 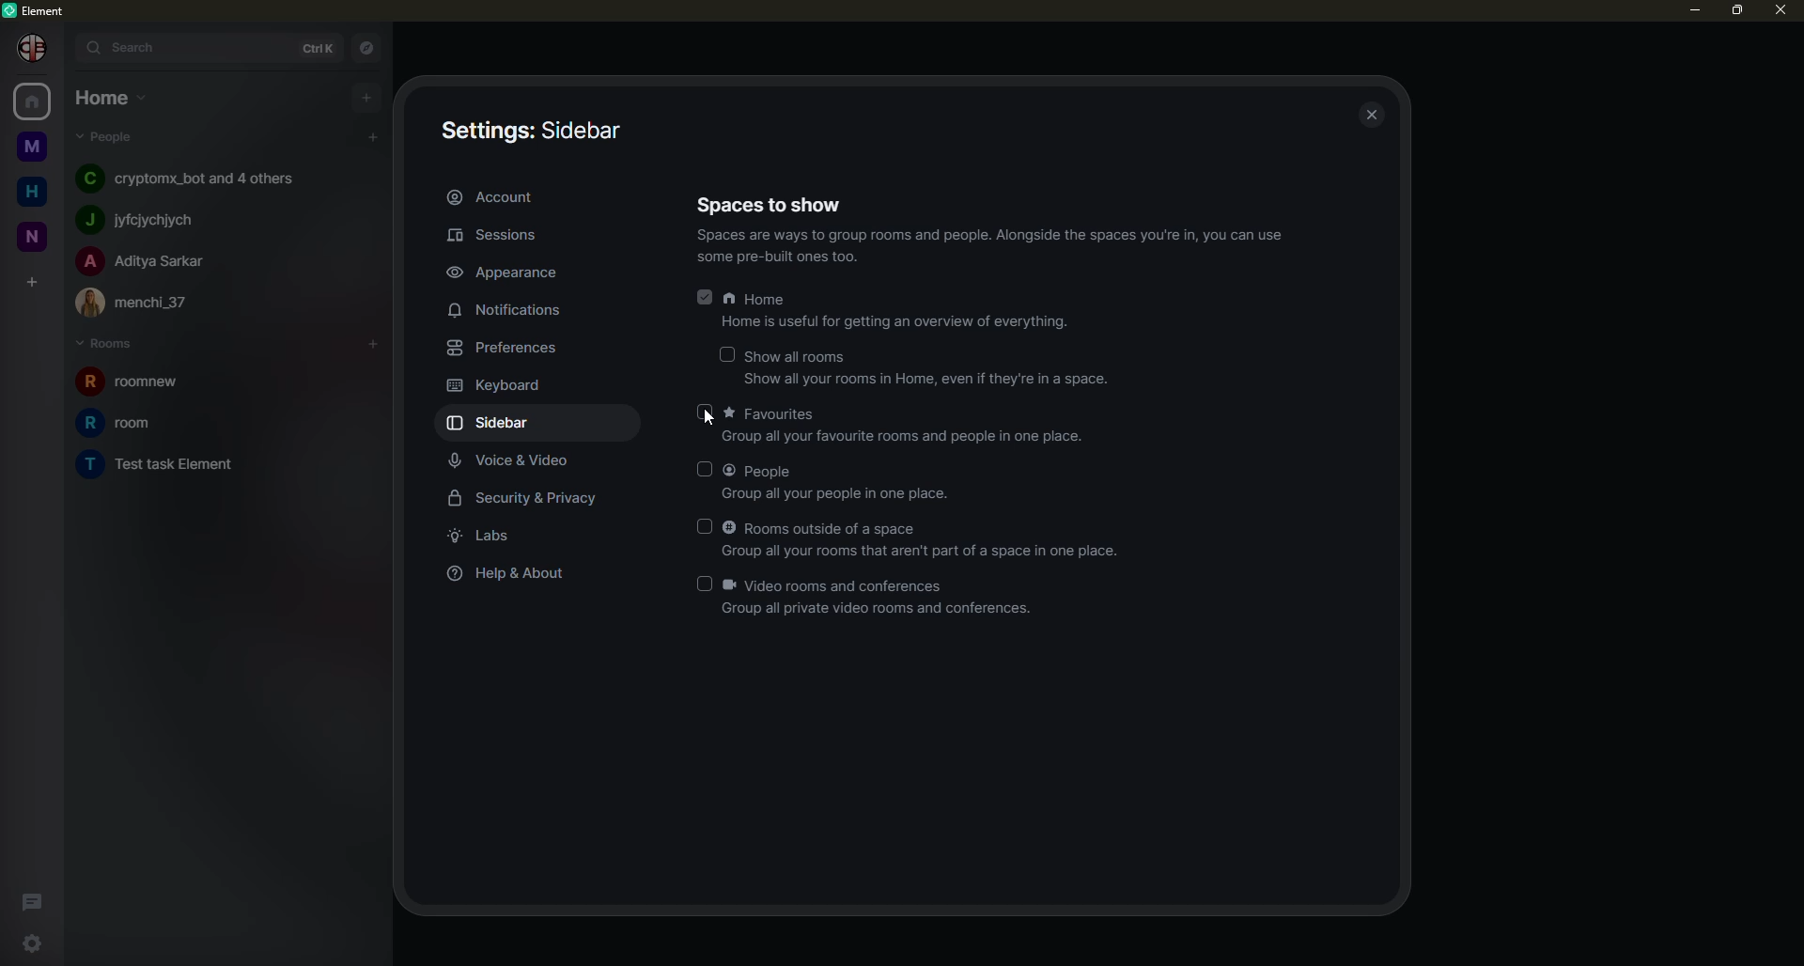 What do you see at coordinates (143, 303) in the screenshot?
I see `people` at bounding box center [143, 303].